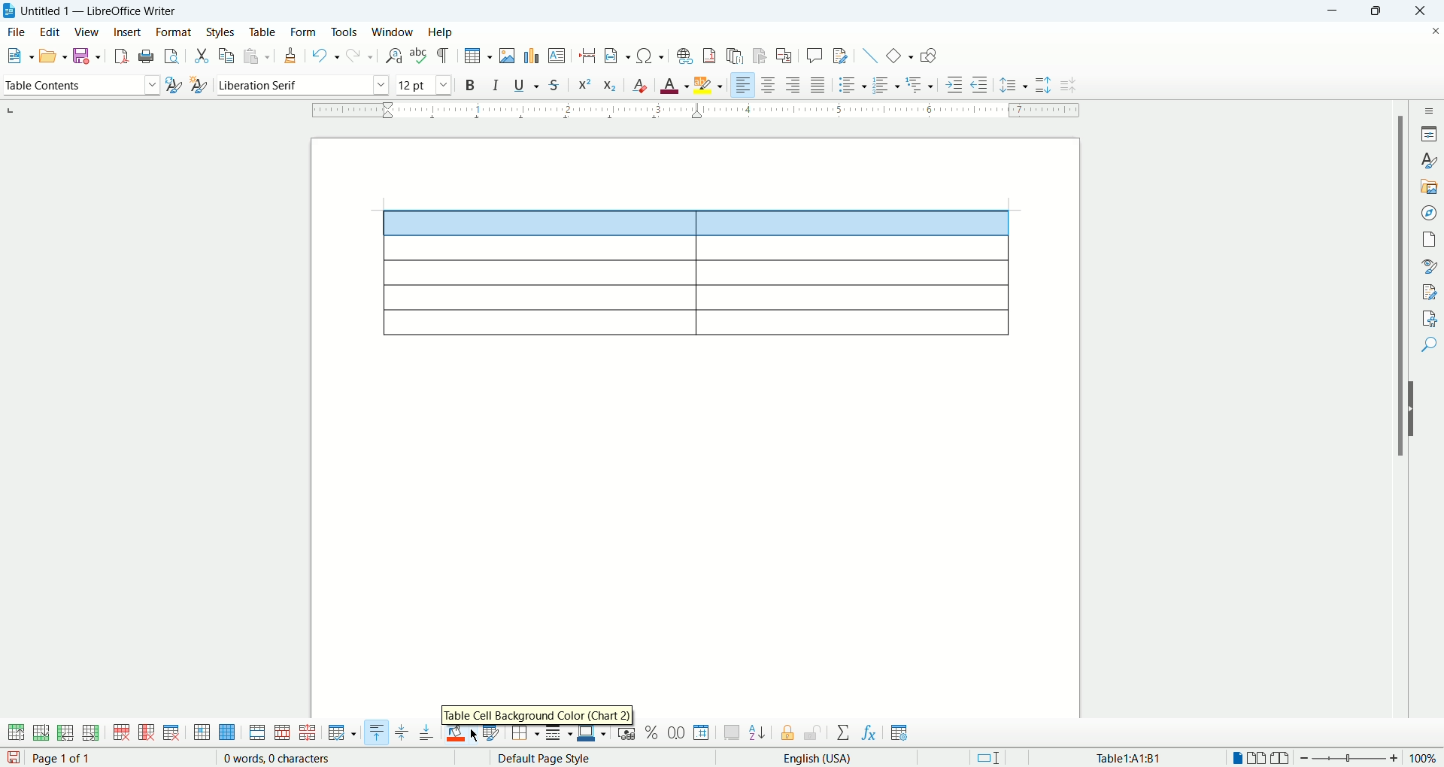 The width and height of the screenshot is (1444, 767). What do you see at coordinates (280, 733) in the screenshot?
I see `split cells` at bounding box center [280, 733].